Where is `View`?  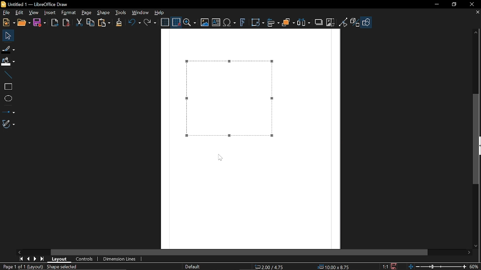 View is located at coordinates (34, 12).